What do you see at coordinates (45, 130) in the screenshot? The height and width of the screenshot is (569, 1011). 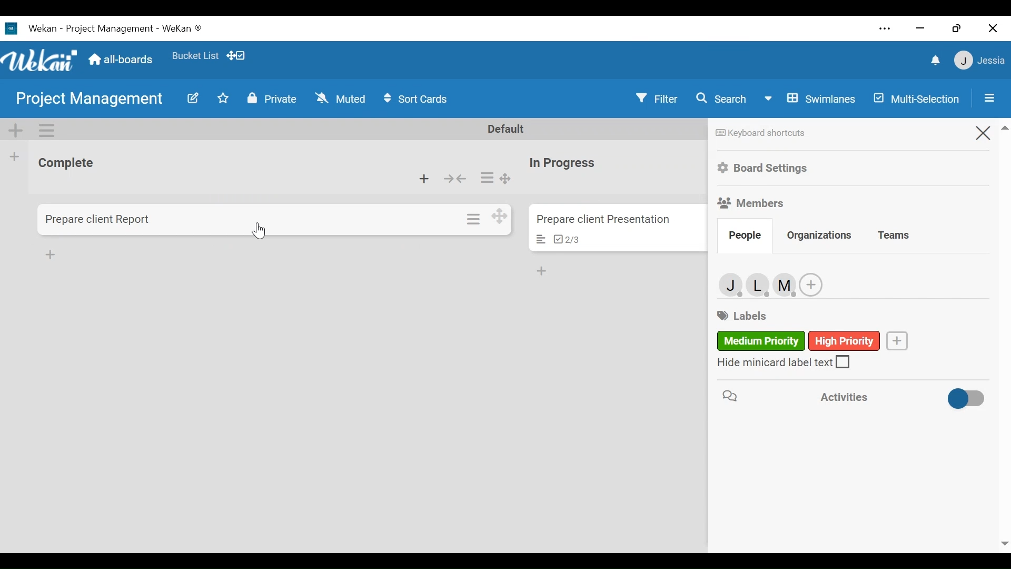 I see `Swimlane actions` at bounding box center [45, 130].